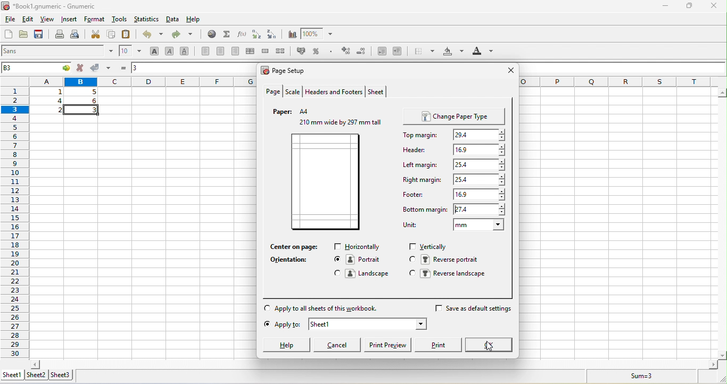 The height and width of the screenshot is (384, 727). I want to click on page set up, so click(287, 70).